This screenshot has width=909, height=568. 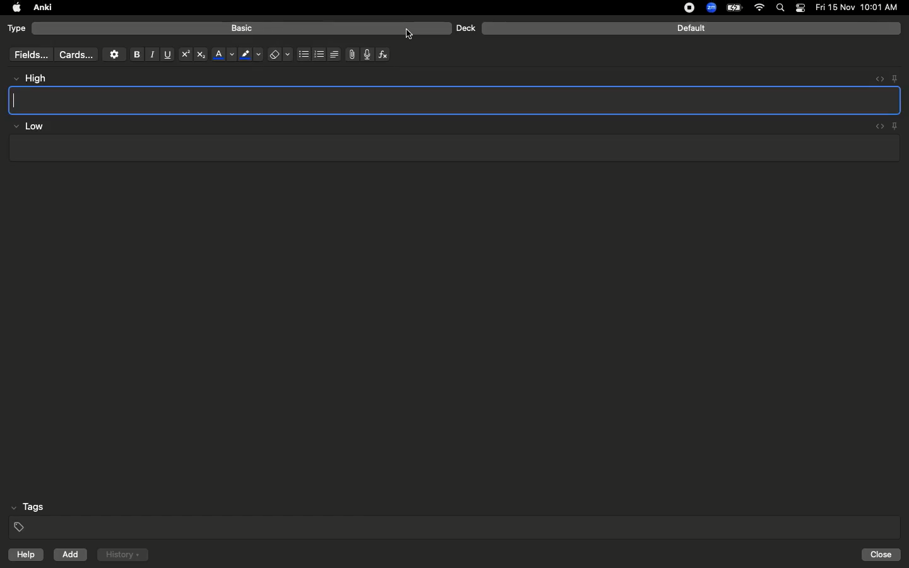 I want to click on Font color, so click(x=223, y=54).